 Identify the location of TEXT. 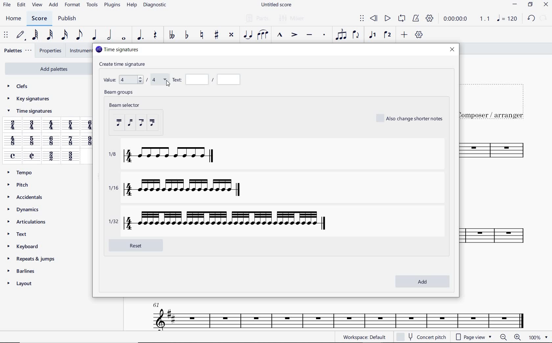
(20, 234).